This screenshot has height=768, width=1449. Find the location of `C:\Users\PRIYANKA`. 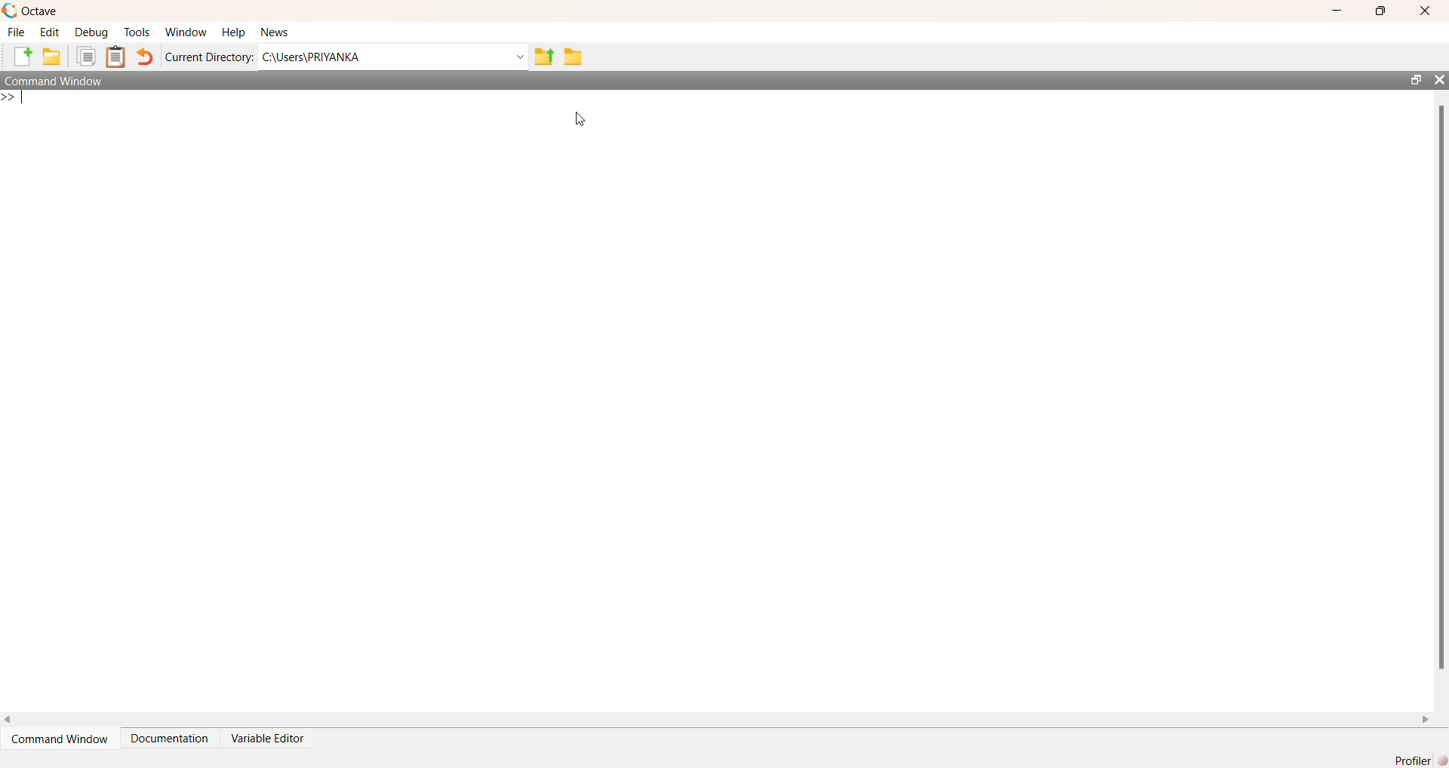

C:\Users\PRIYANKA is located at coordinates (393, 57).